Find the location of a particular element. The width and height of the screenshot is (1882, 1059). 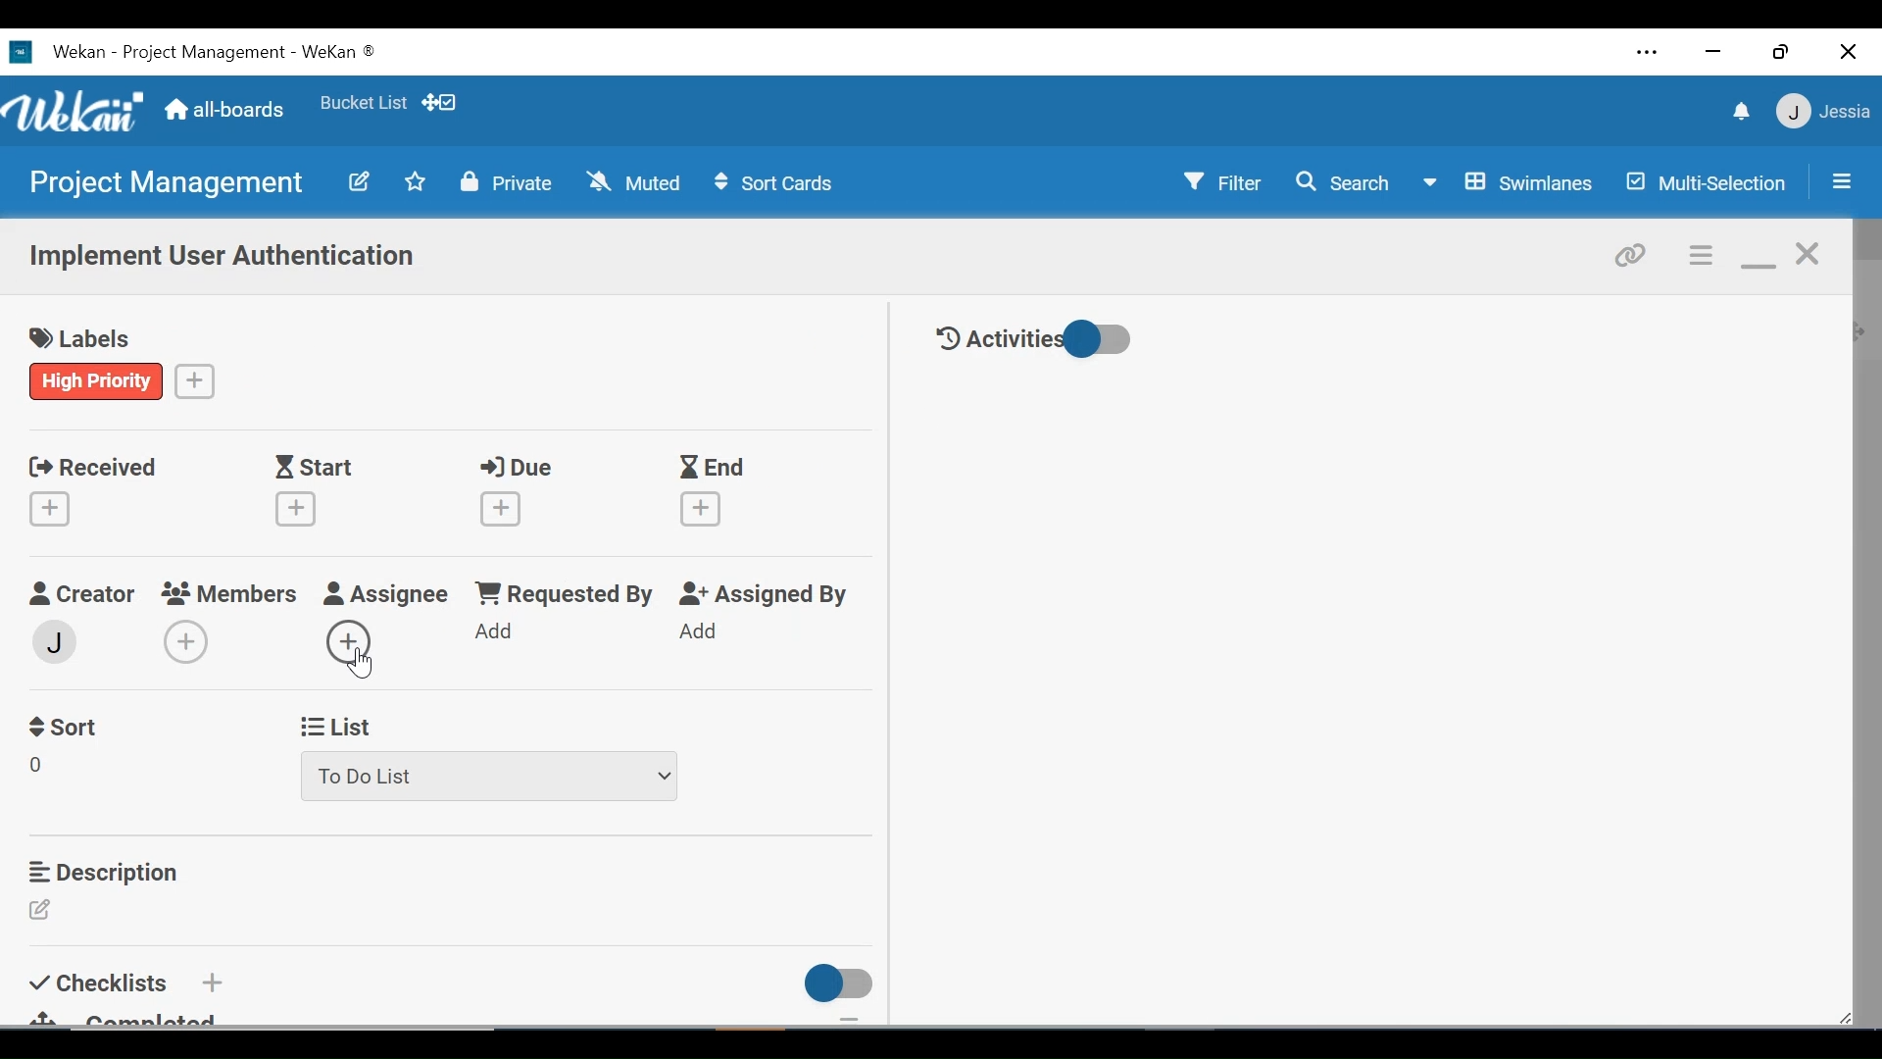

Toggle Activities on/off is located at coordinates (1034, 340).